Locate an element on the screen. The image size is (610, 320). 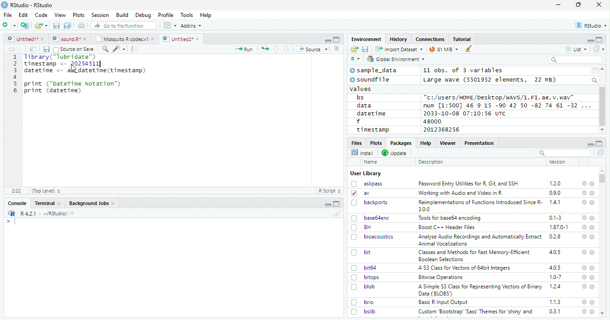
File is located at coordinates (7, 15).